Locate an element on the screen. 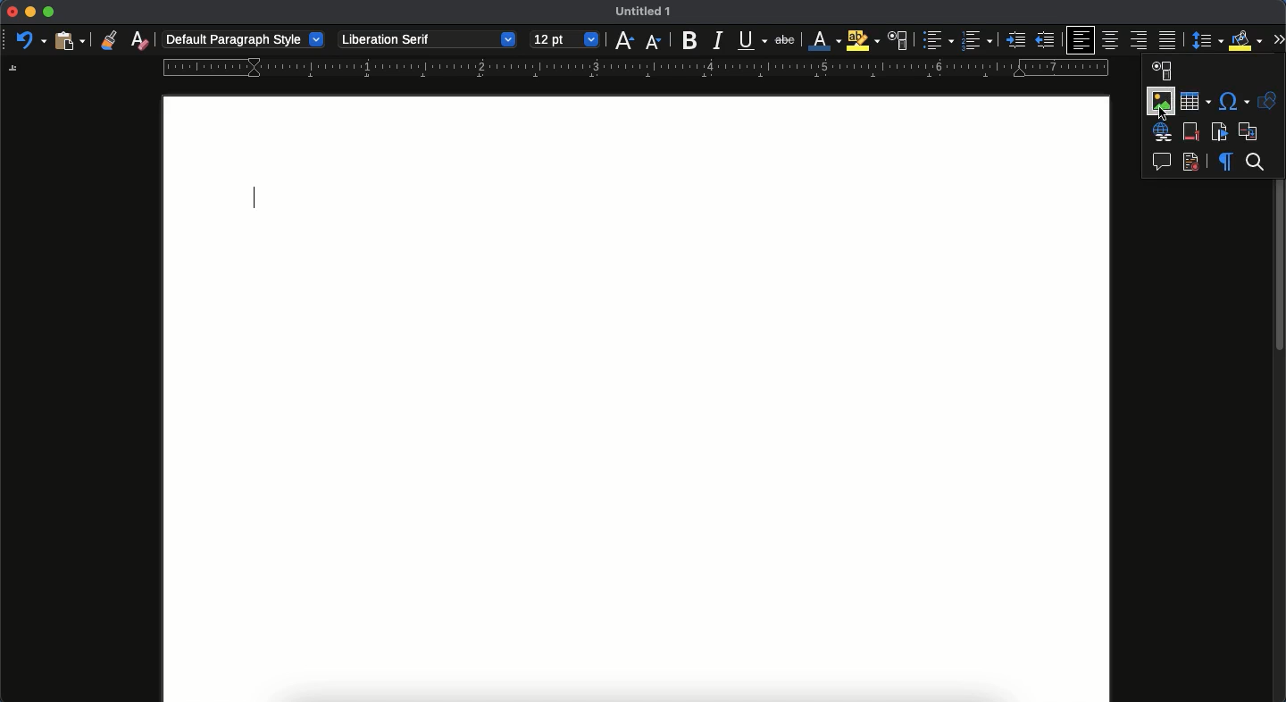 Image resolution: width=1286 pixels, height=702 pixels. strikethrough is located at coordinates (785, 39).